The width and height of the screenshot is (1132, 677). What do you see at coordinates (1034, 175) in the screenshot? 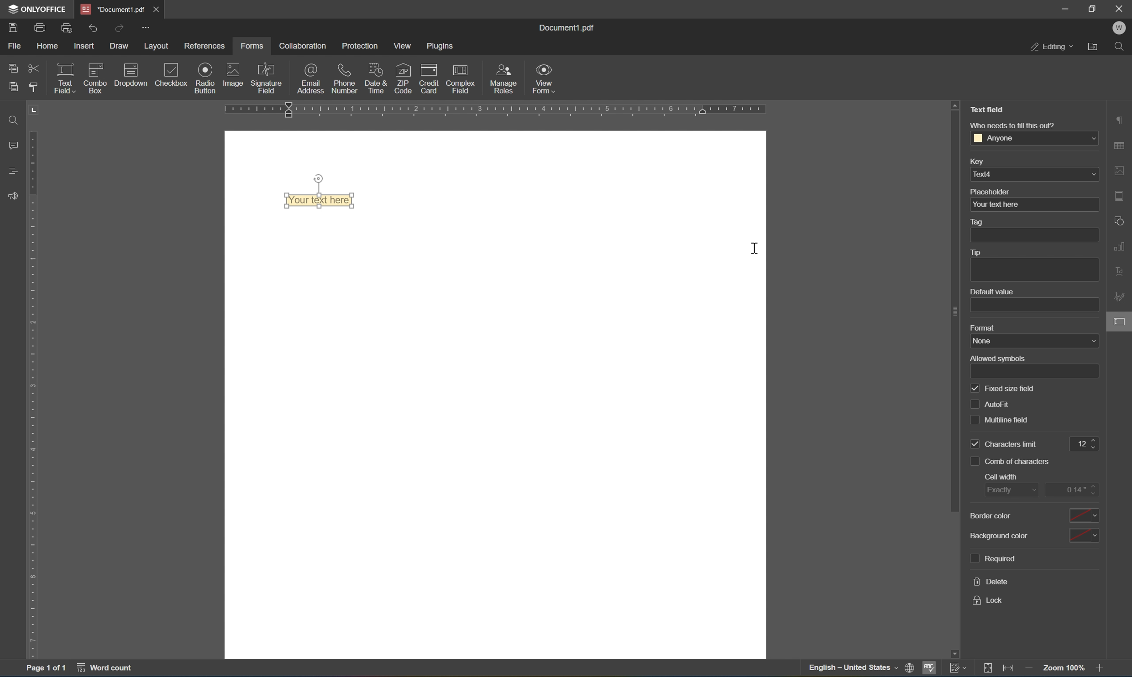
I see `text4` at bounding box center [1034, 175].